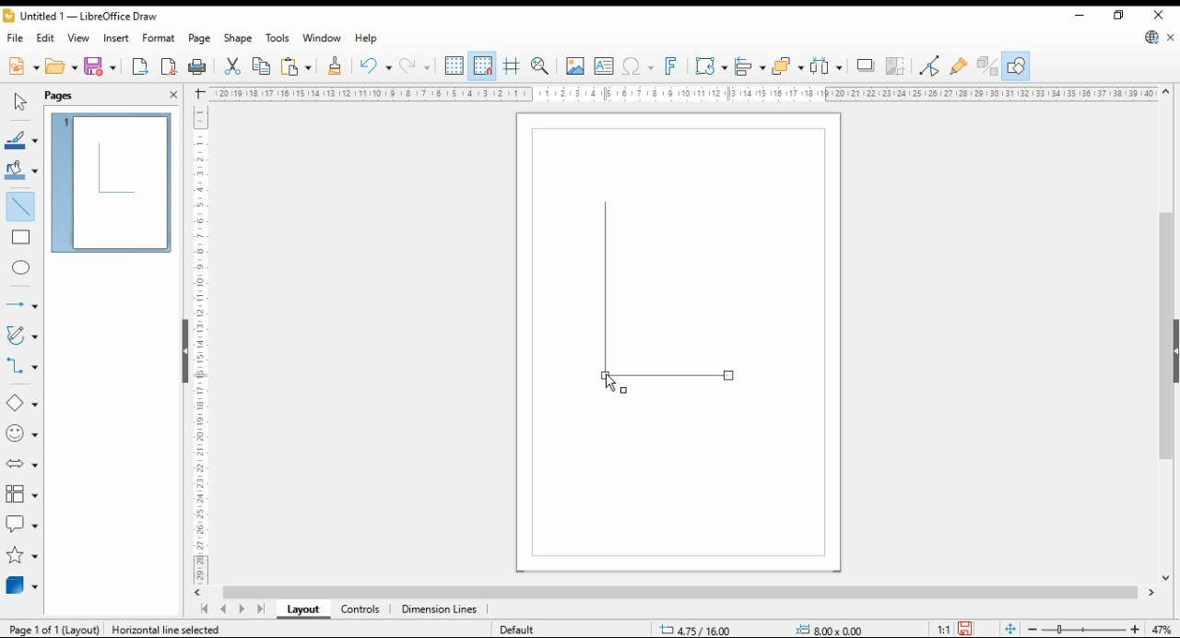  Describe the element at coordinates (183, 349) in the screenshot. I see `scroll bar` at that location.